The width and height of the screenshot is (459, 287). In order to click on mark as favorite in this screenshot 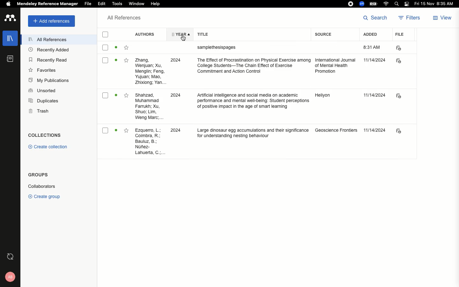, I will do `click(127, 132)`.